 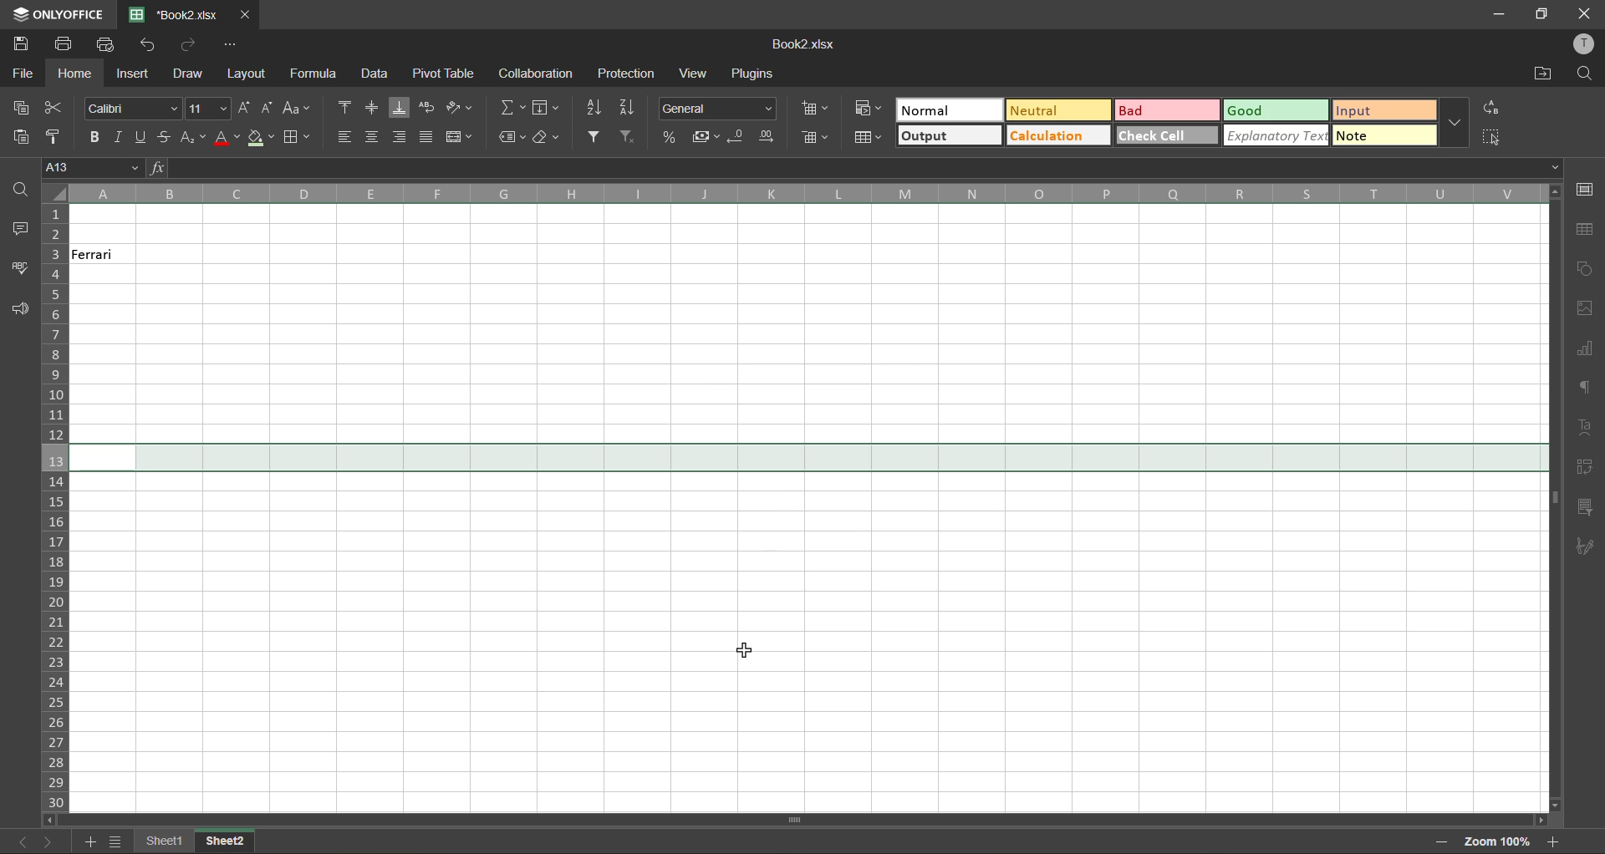 What do you see at coordinates (120, 843) in the screenshot?
I see `sheet list` at bounding box center [120, 843].